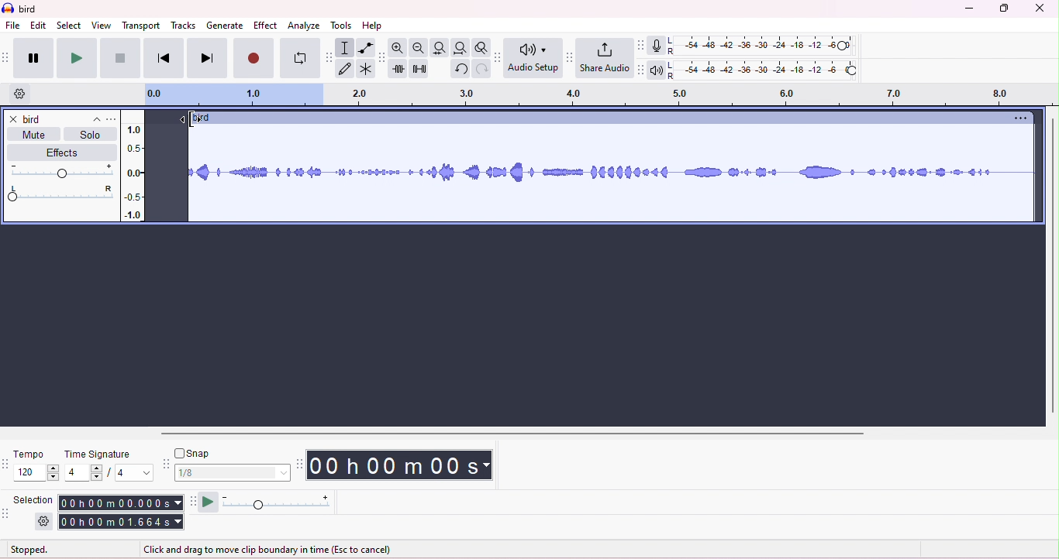 The height and width of the screenshot is (559, 1059). What do you see at coordinates (36, 499) in the screenshot?
I see `selection` at bounding box center [36, 499].